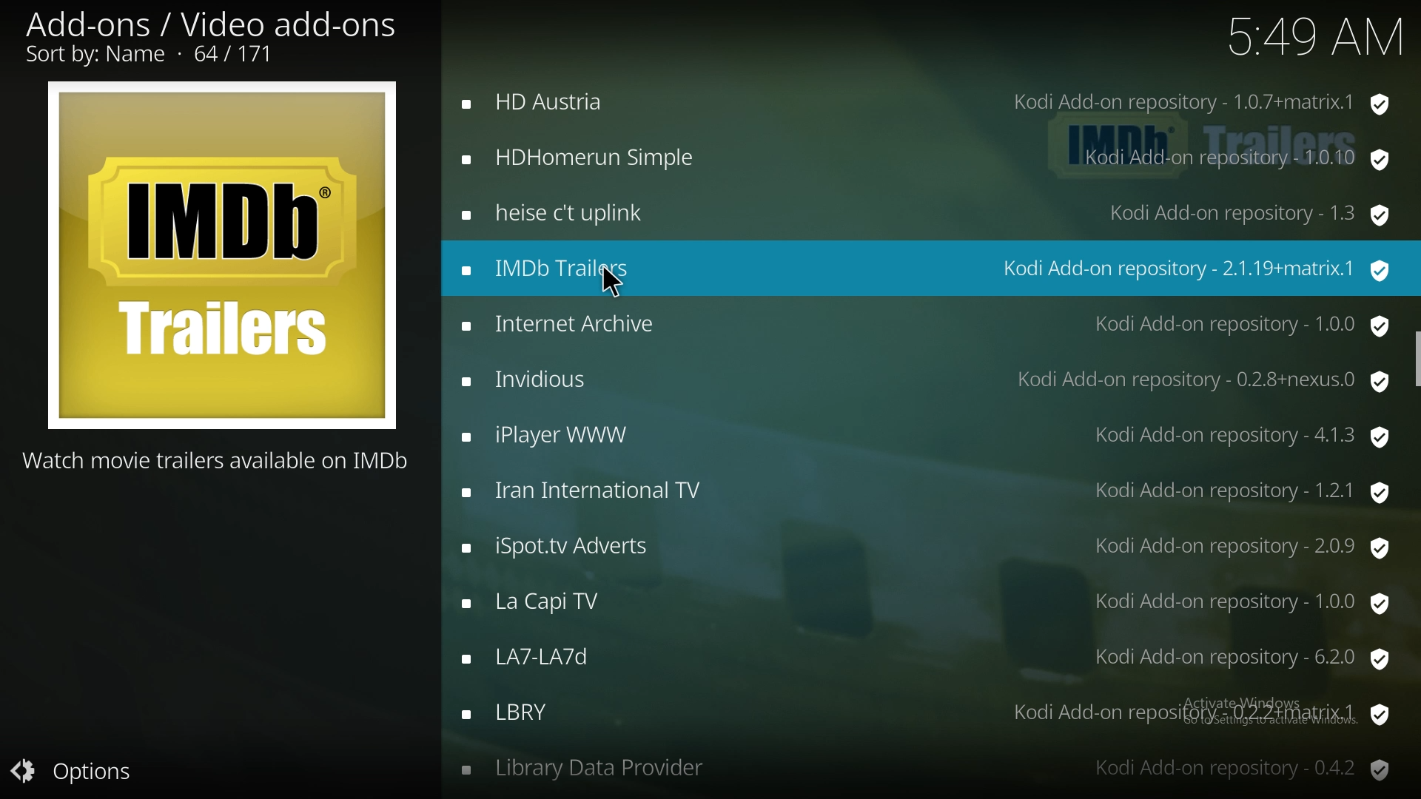  I want to click on add on, so click(929, 159).